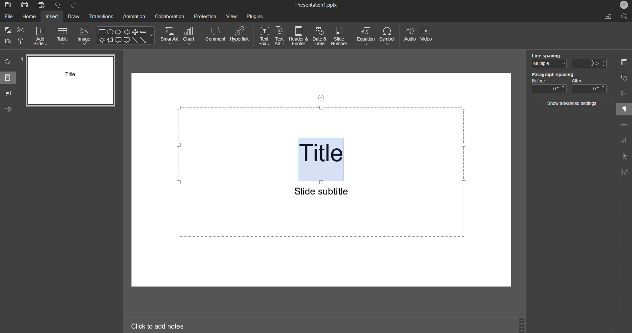  I want to click on Shape Menu, so click(126, 36).